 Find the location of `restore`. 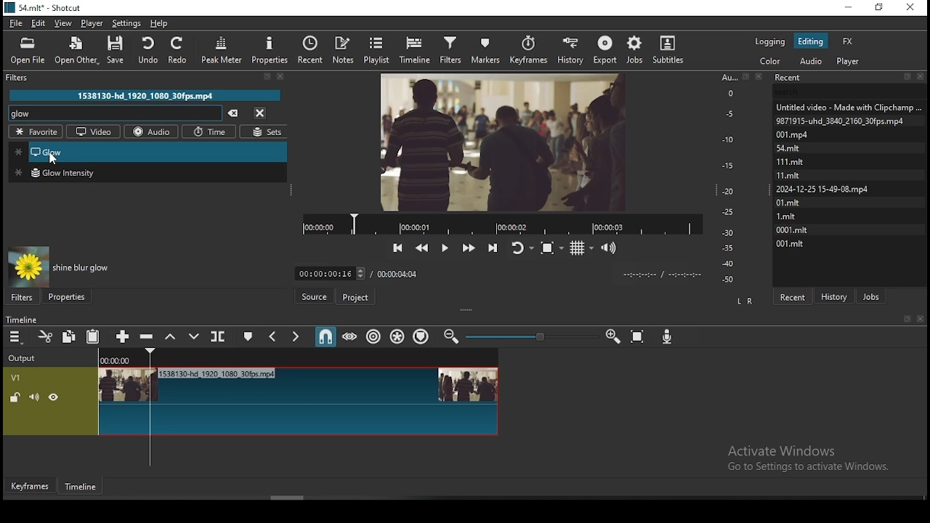

restore is located at coordinates (881, 9).